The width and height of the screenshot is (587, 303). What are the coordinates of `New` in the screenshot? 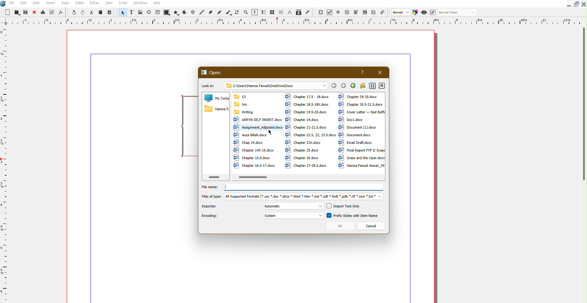 It's located at (8, 13).